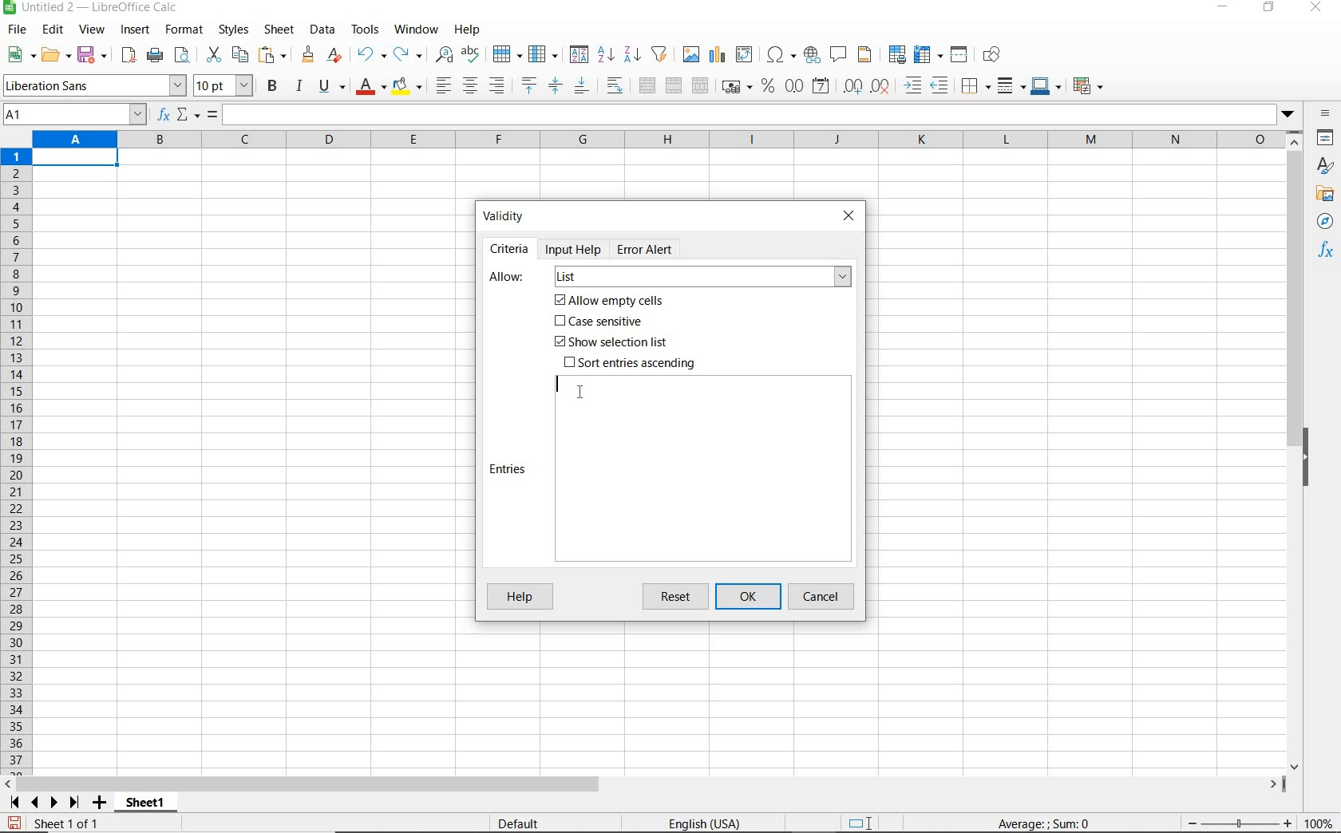 The width and height of the screenshot is (1341, 833). What do you see at coordinates (22, 55) in the screenshot?
I see `new` at bounding box center [22, 55].